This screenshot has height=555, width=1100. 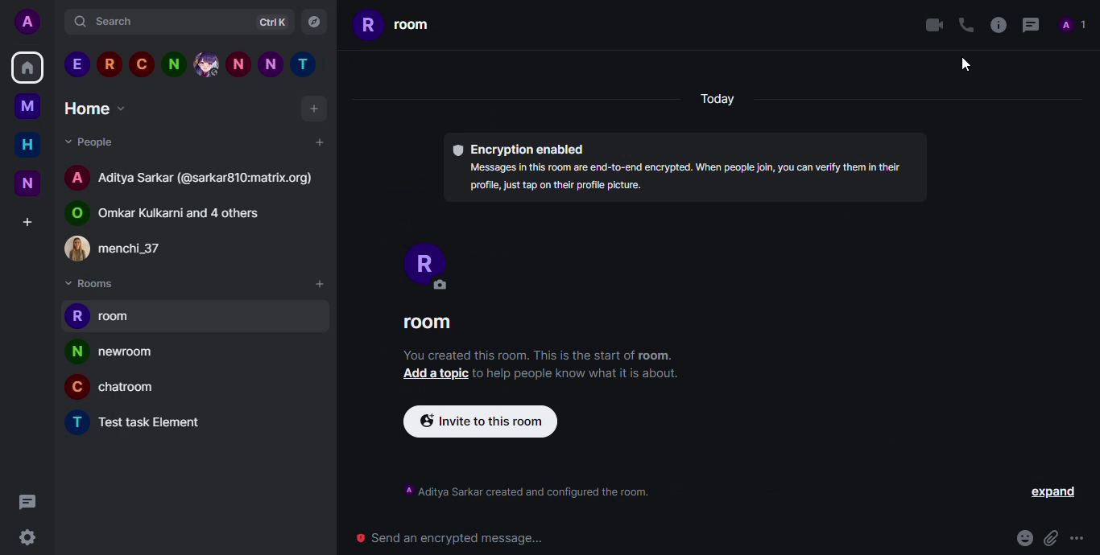 I want to click on room, so click(x=159, y=423).